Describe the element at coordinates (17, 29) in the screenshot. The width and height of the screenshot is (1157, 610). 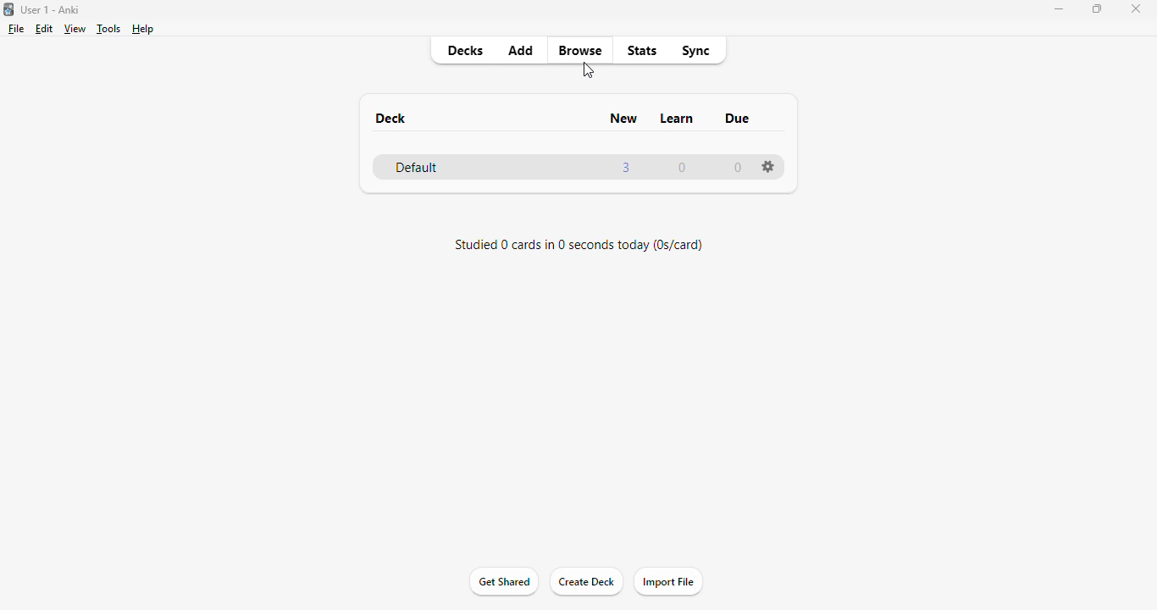
I see `file` at that location.